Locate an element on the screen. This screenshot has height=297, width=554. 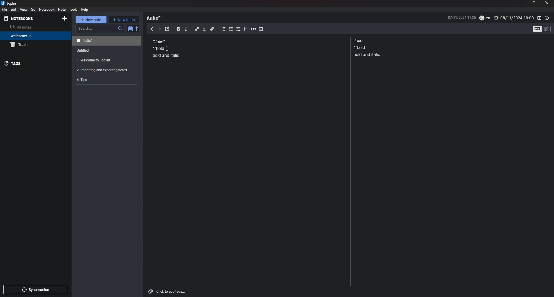
numbered list is located at coordinates (231, 30).